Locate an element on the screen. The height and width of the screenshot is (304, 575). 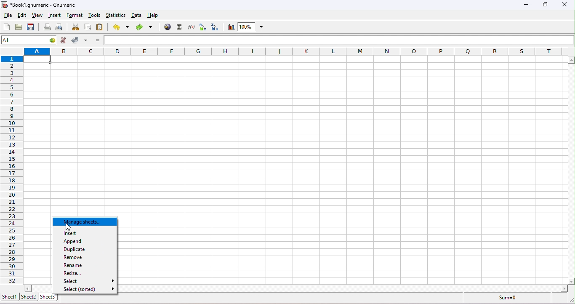
close is located at coordinates (567, 4).